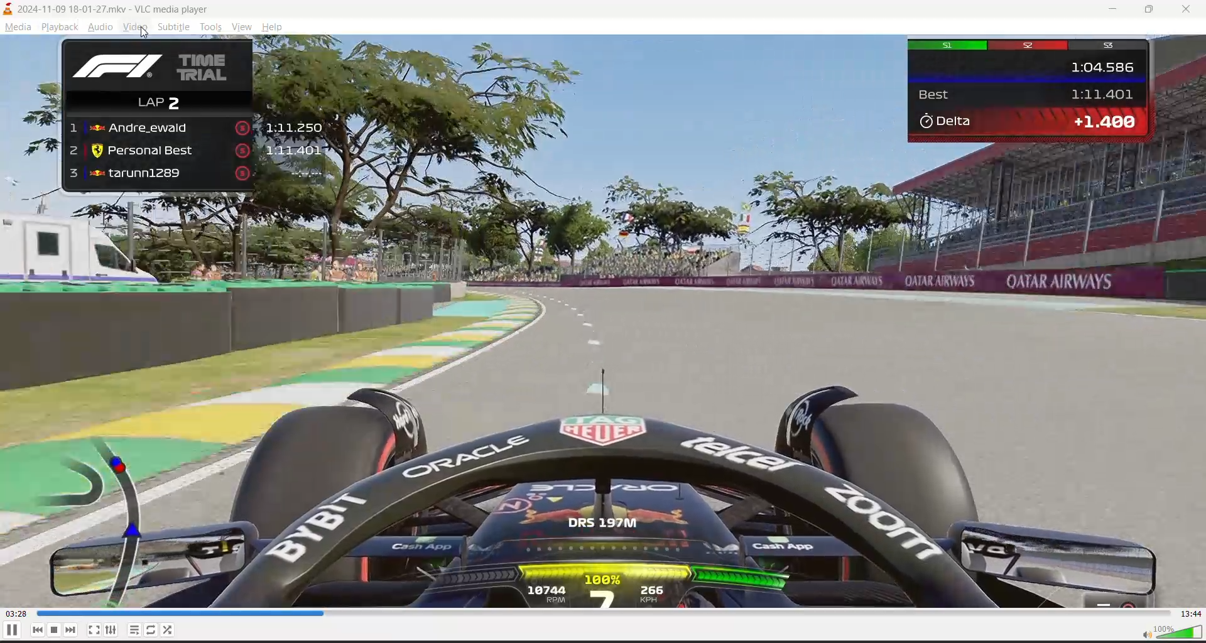  I want to click on track slider, so click(598, 613).